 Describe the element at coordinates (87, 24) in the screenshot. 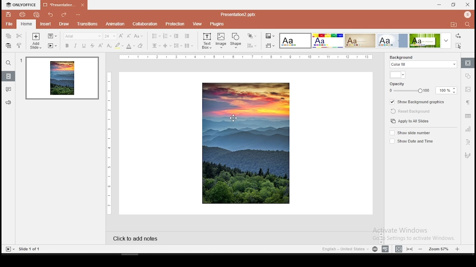

I see `transitions` at that location.